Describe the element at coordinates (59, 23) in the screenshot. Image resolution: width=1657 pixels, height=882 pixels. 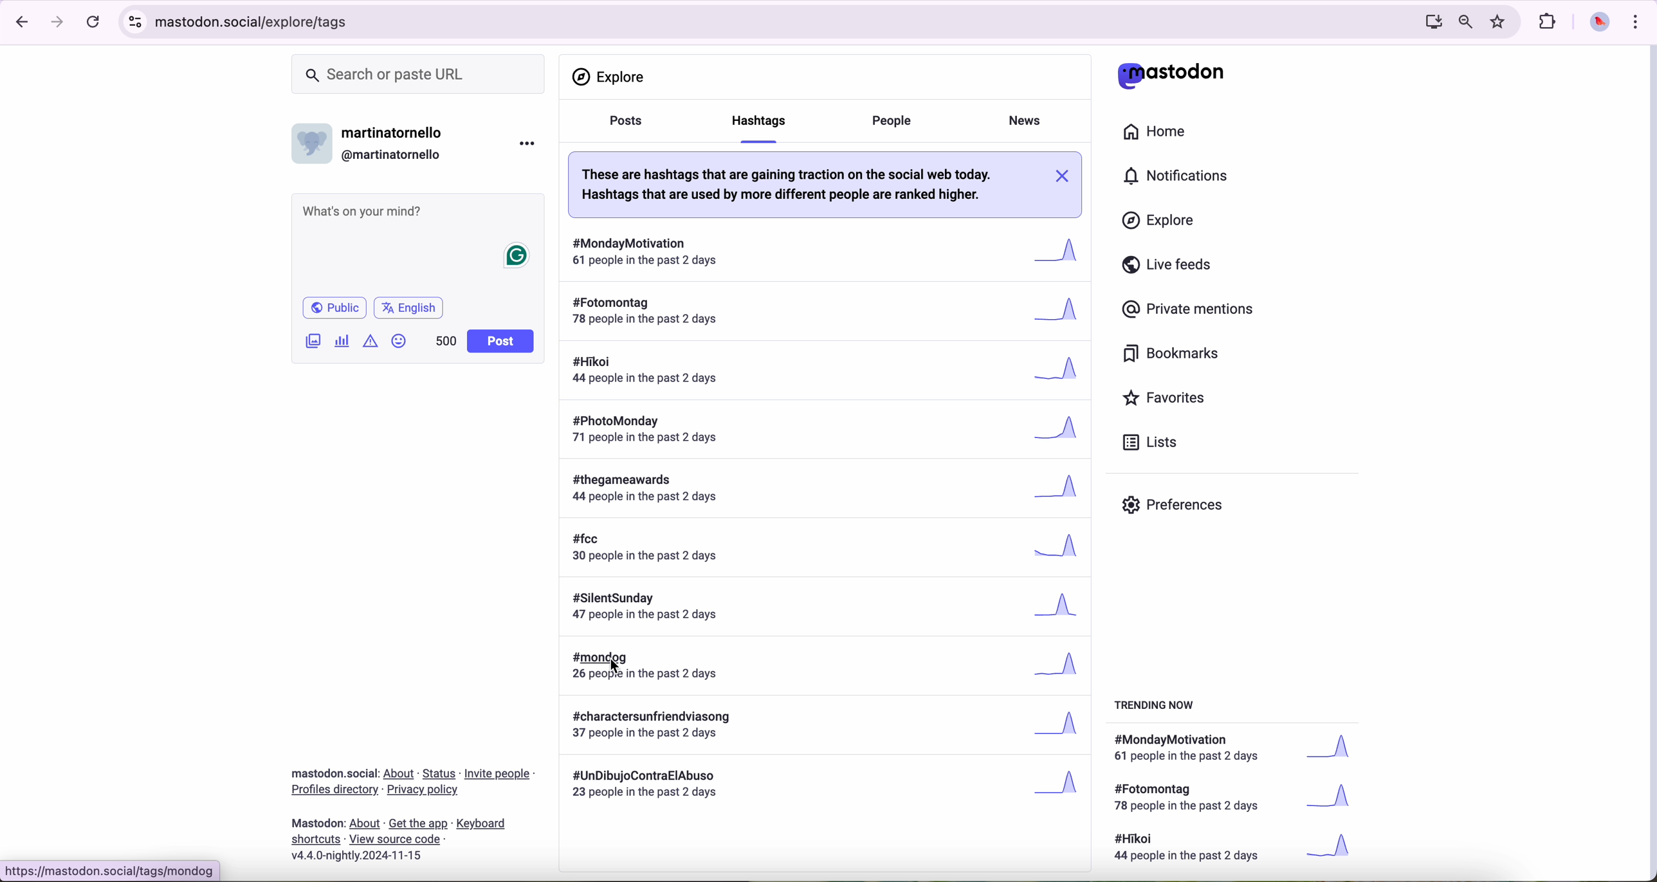
I see `navigate foward` at that location.